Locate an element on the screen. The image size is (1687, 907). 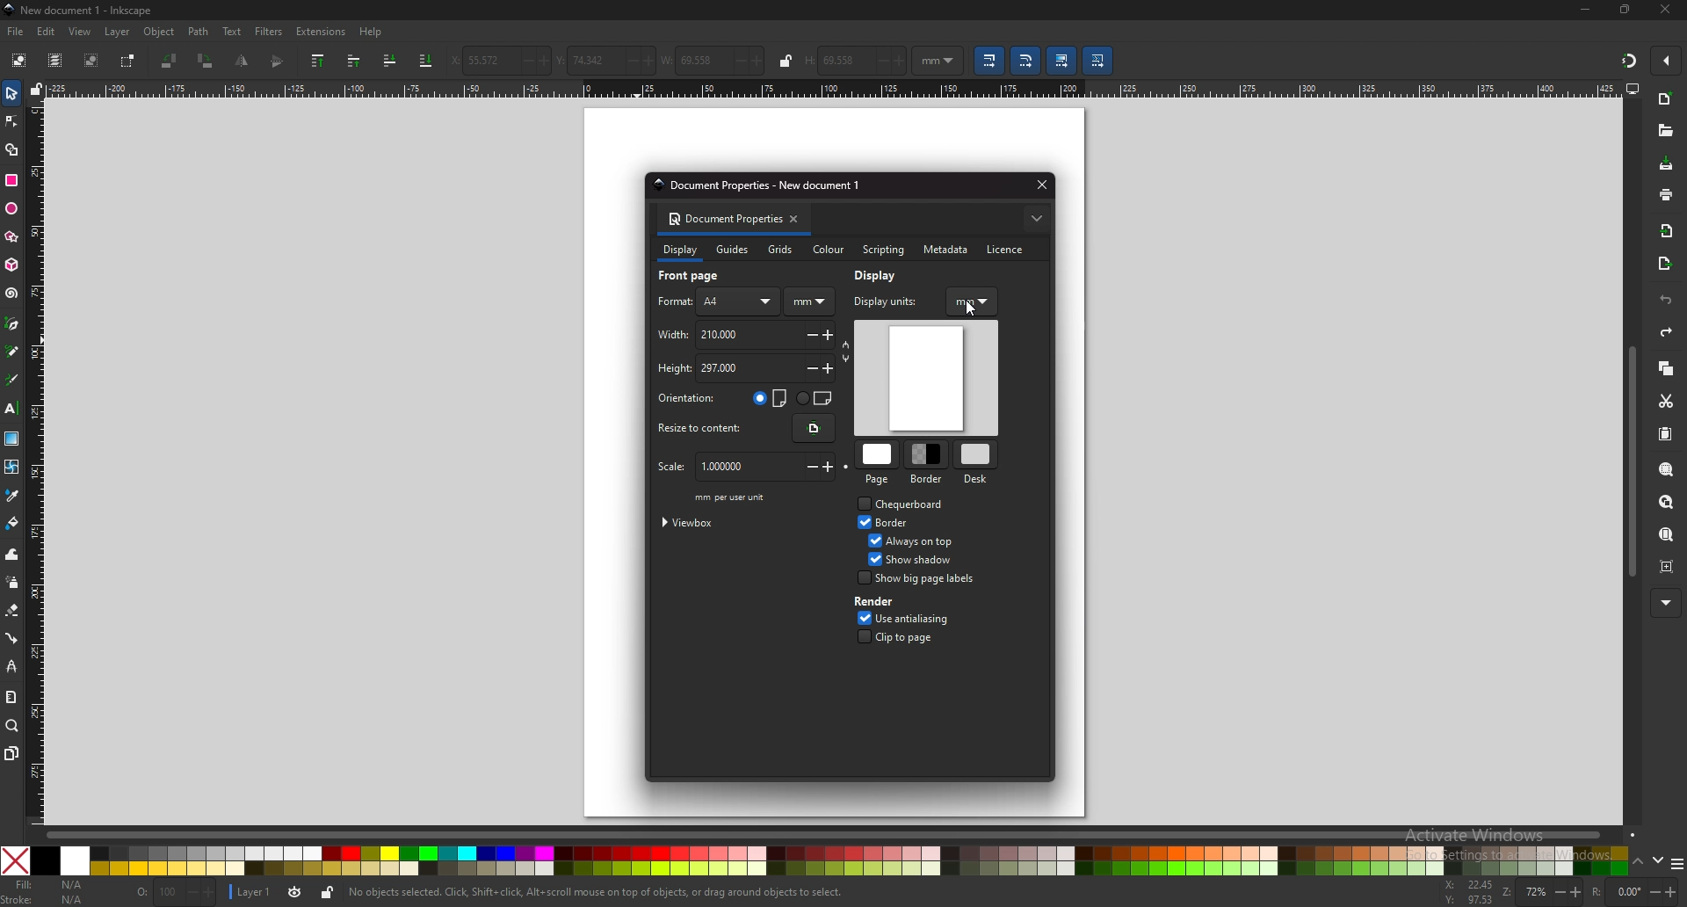
clip to page is located at coordinates (914, 637).